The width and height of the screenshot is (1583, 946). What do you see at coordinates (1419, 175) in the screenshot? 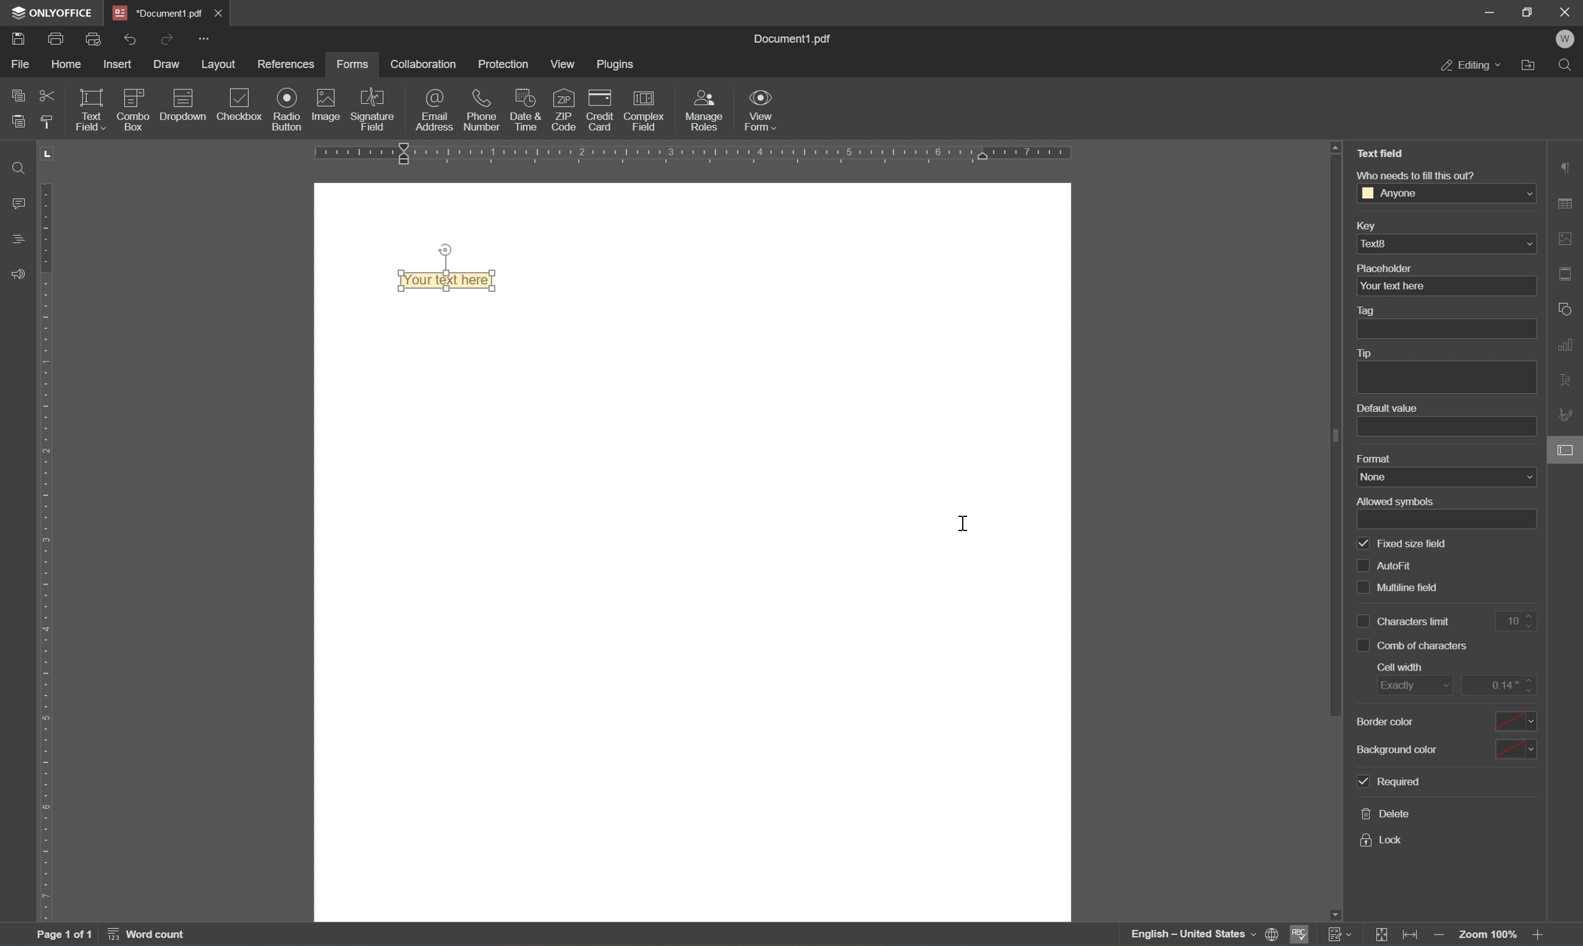
I see `who needs to fill this out` at bounding box center [1419, 175].